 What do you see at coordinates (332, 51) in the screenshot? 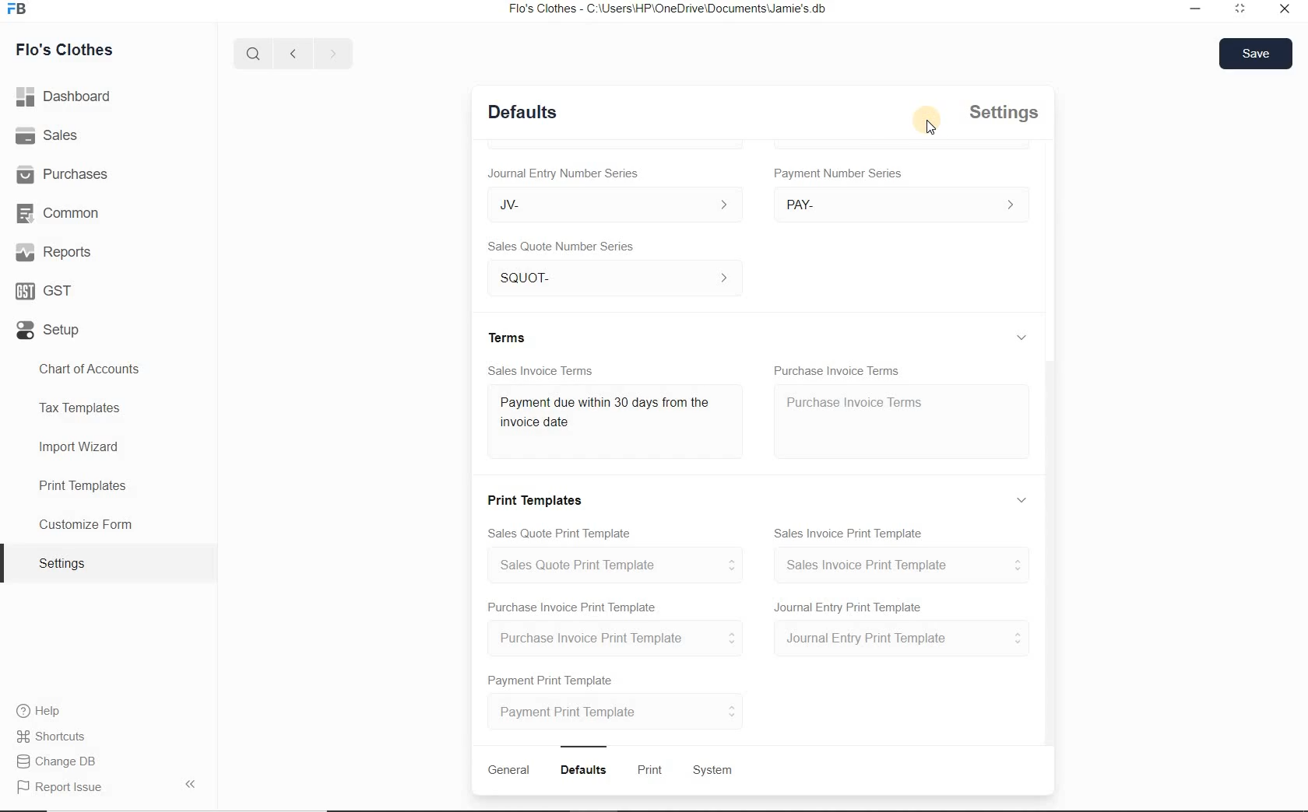
I see `Forward` at bounding box center [332, 51].